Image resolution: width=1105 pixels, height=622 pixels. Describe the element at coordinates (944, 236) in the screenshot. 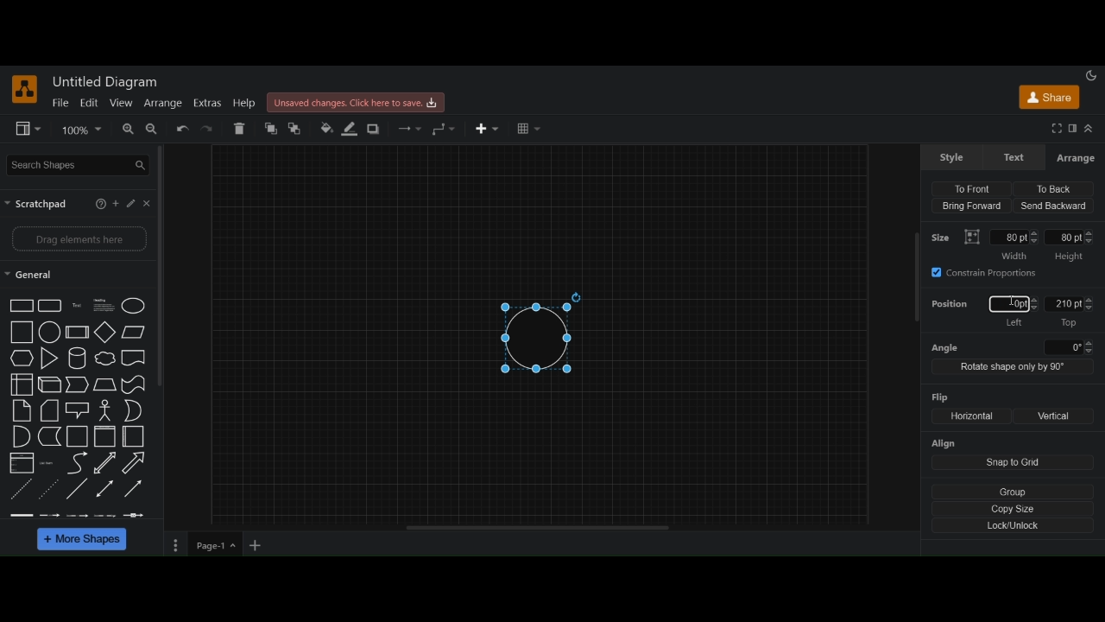

I see `size` at that location.